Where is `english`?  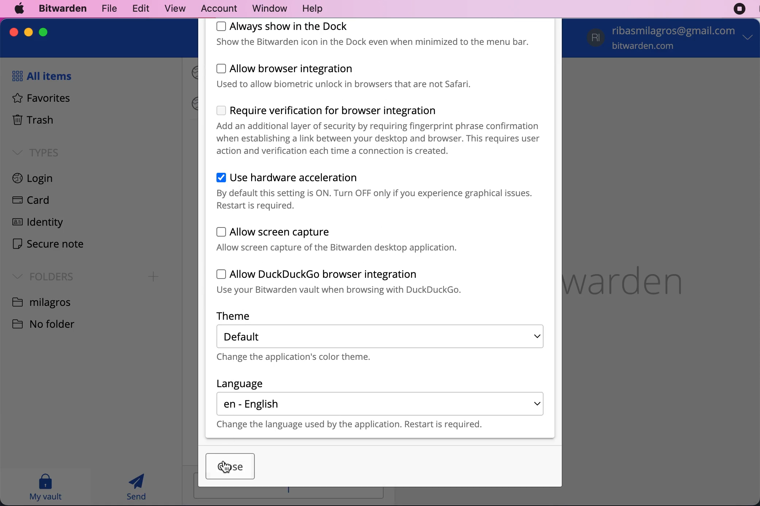
english is located at coordinates (380, 404).